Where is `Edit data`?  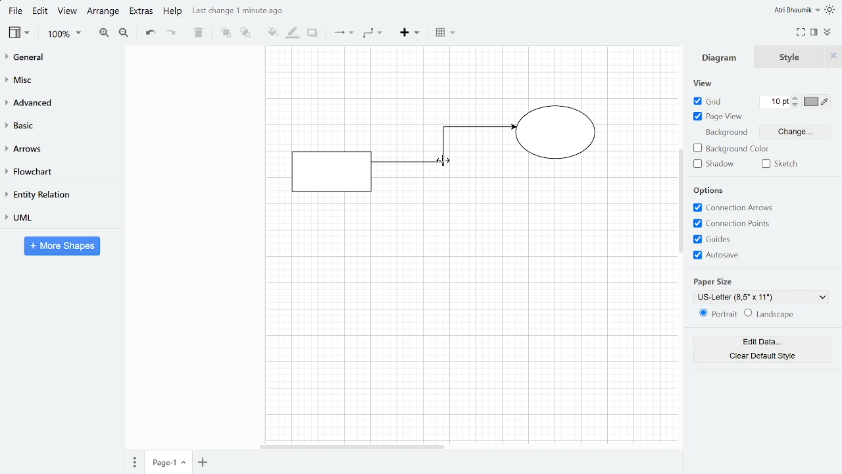
Edit data is located at coordinates (761, 342).